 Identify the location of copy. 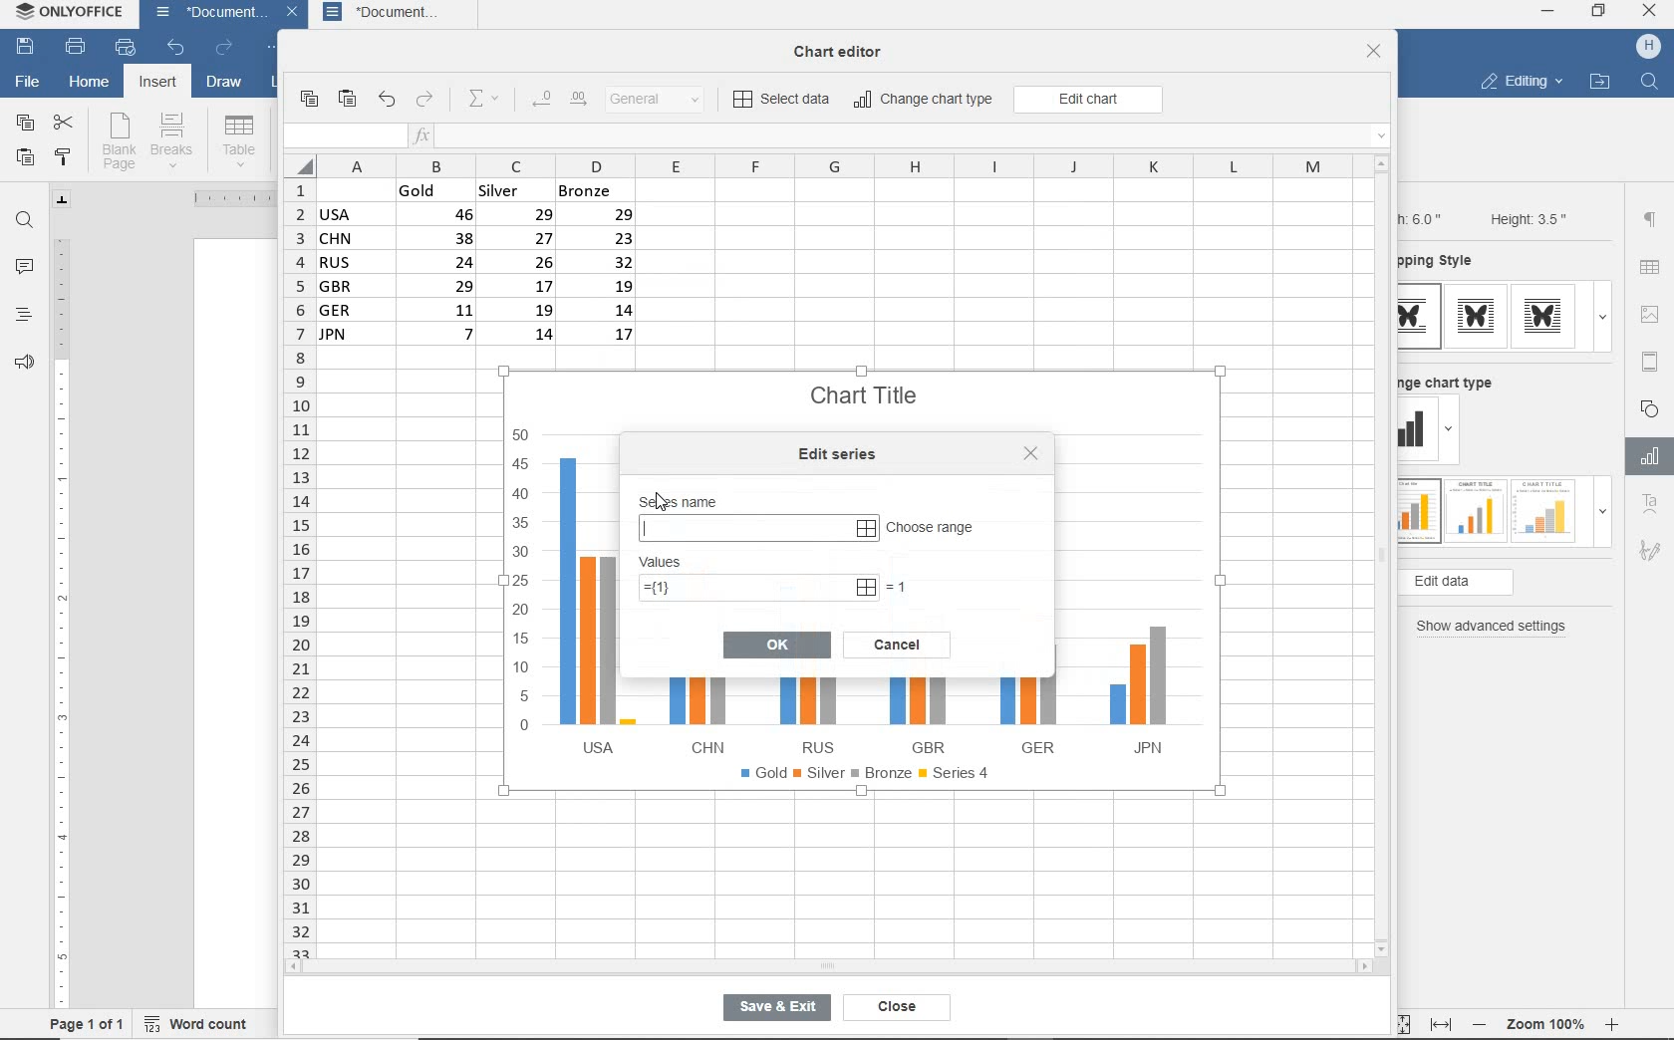
(24, 124).